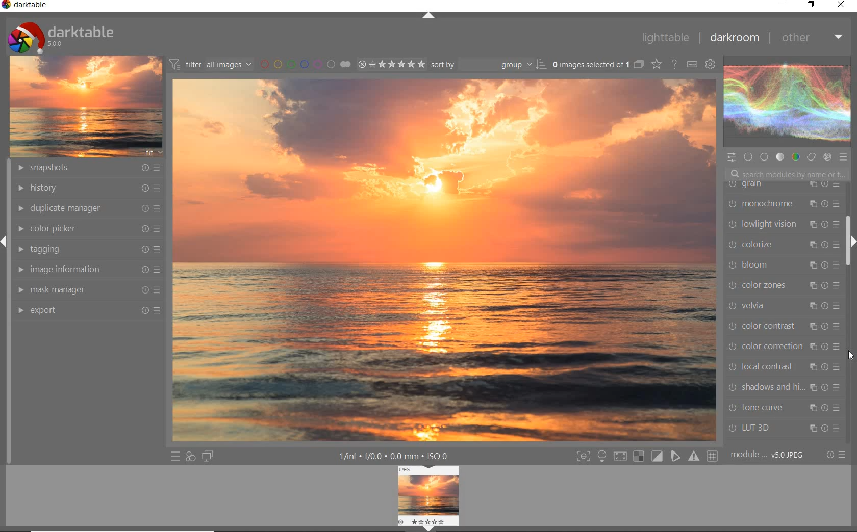 The height and width of the screenshot is (532, 857). Describe the element at coordinates (737, 38) in the screenshot. I see `darkroom` at that location.